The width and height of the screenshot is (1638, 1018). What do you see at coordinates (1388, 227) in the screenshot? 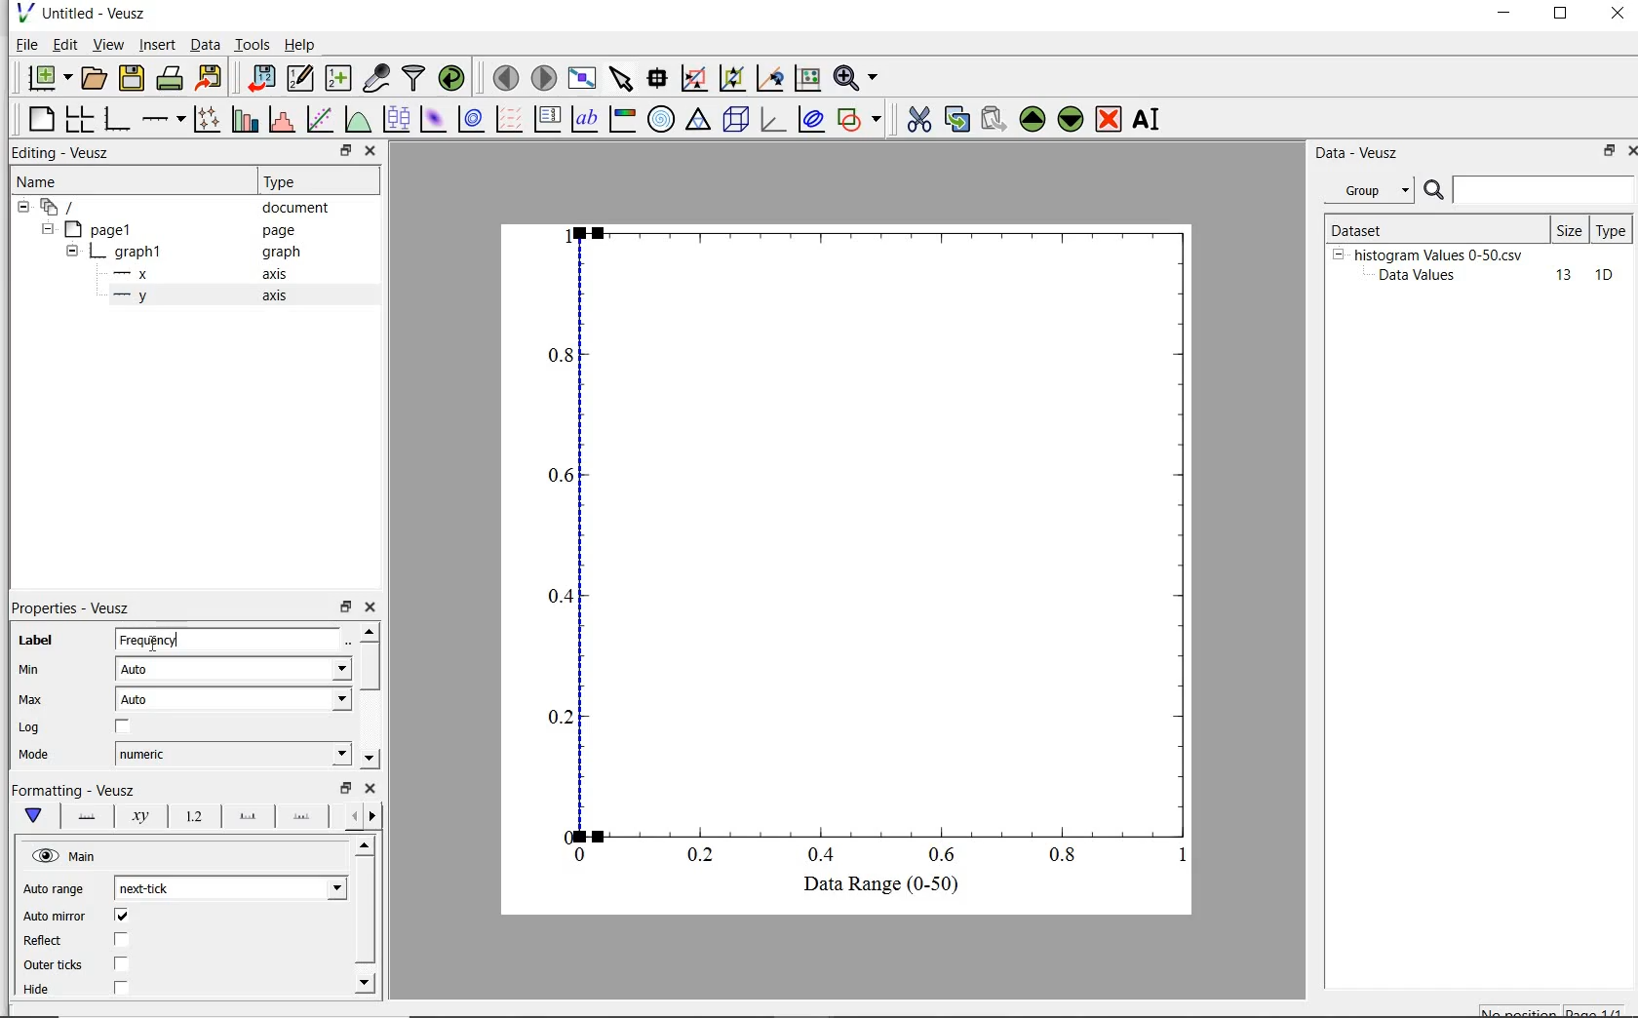
I see `Dataset` at bounding box center [1388, 227].